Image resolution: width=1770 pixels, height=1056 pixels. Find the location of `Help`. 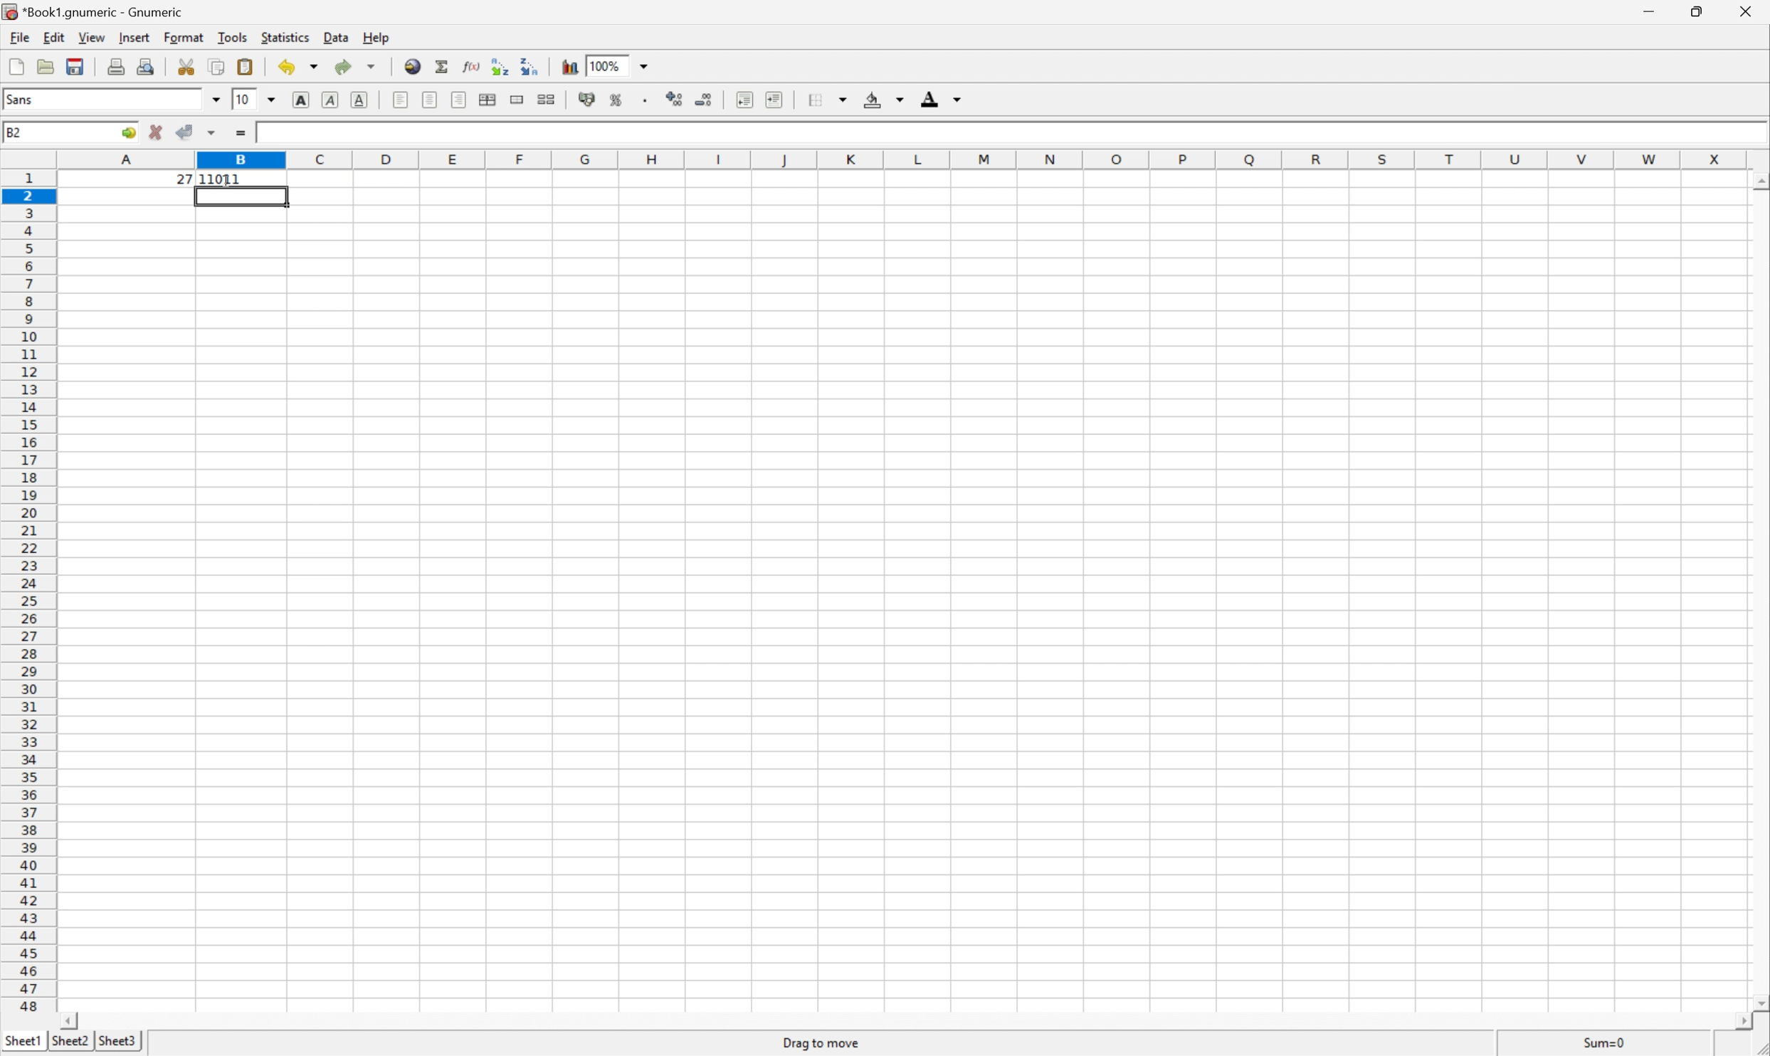

Help is located at coordinates (377, 38).